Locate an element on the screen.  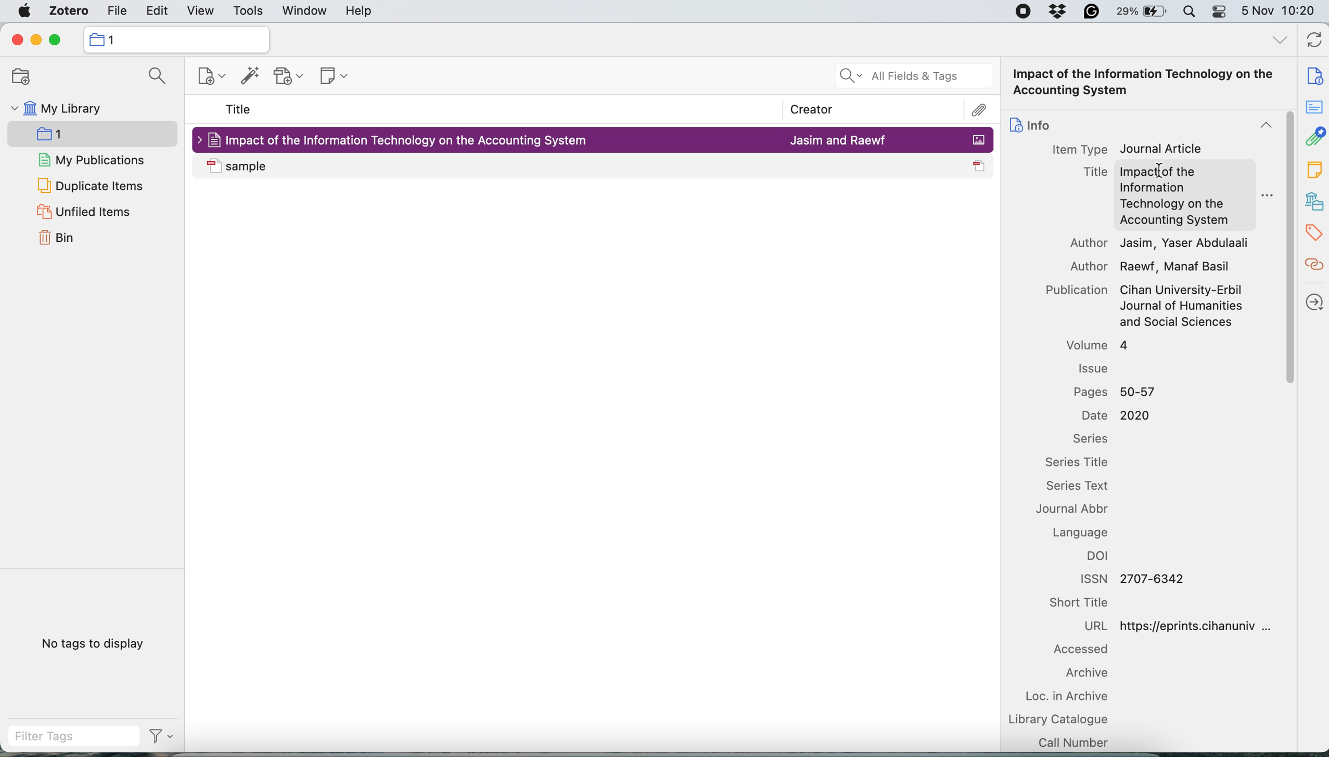
library catalogue is located at coordinates (1071, 719).